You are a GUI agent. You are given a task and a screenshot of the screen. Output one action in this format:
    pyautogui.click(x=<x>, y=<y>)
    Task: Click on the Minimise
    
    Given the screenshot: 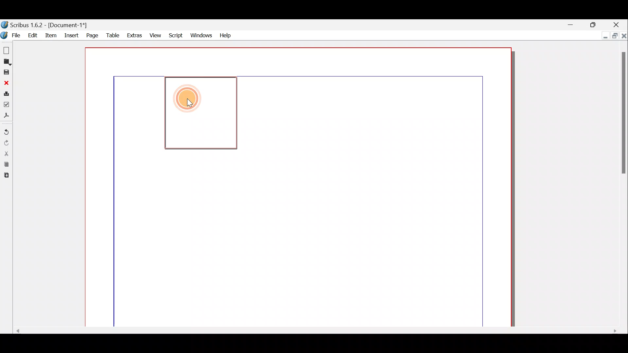 What is the action you would take?
    pyautogui.click(x=572, y=24)
    